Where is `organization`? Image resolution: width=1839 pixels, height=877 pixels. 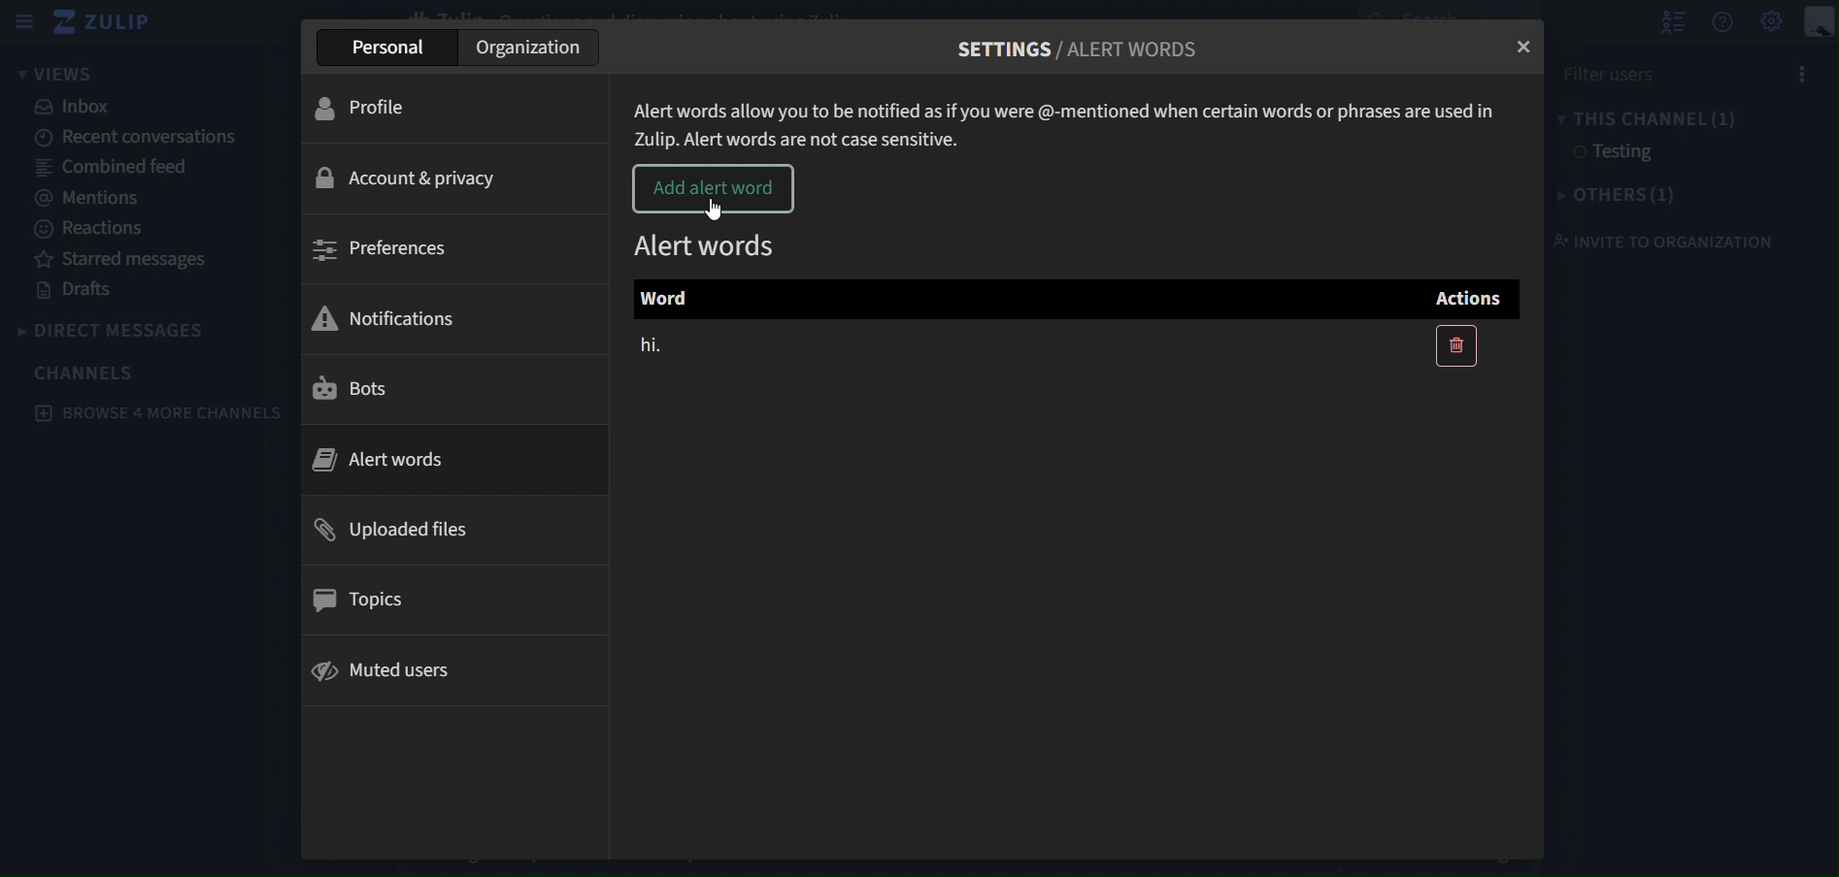 organization is located at coordinates (531, 47).